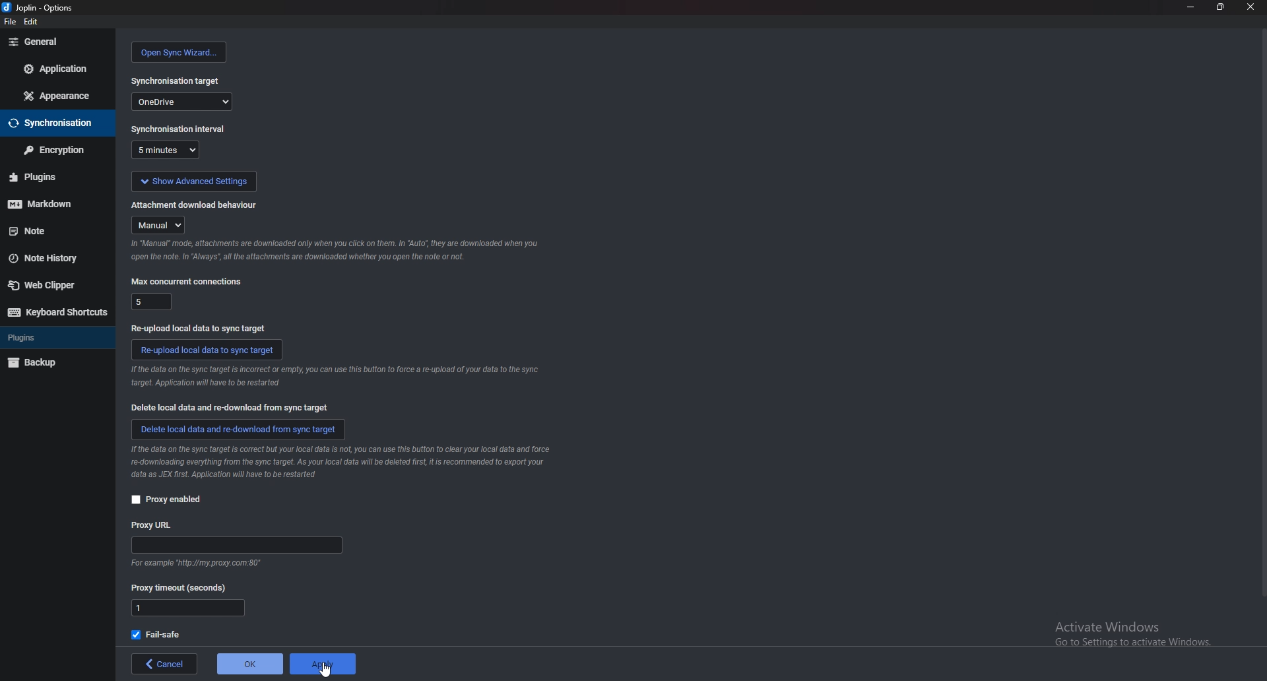 This screenshot has height=681, width=1267. I want to click on scroll bar, so click(1262, 315).